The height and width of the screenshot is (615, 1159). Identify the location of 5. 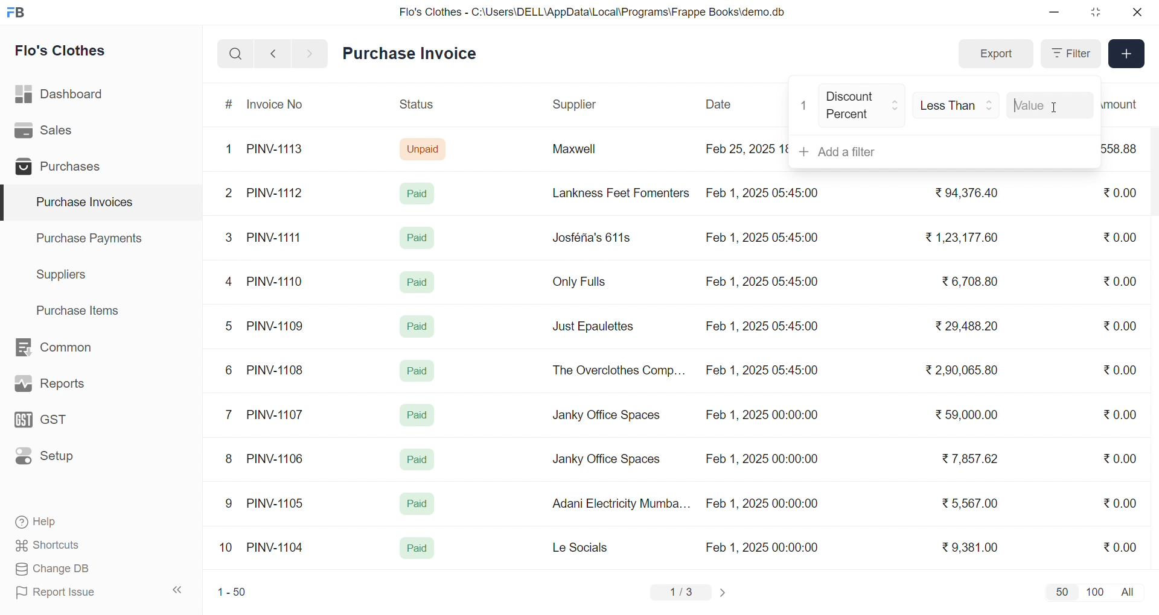
(228, 326).